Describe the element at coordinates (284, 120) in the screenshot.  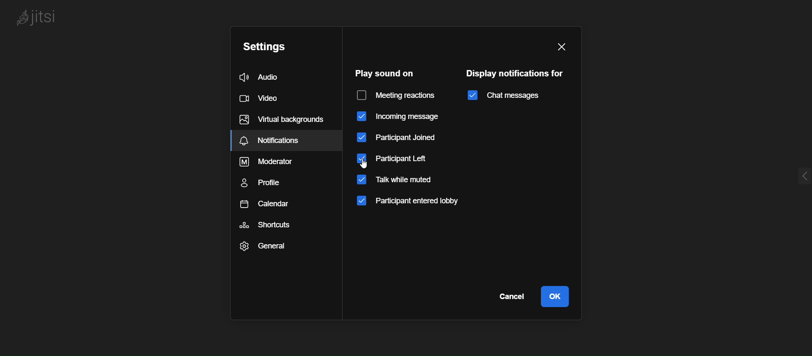
I see `virtual background` at that location.